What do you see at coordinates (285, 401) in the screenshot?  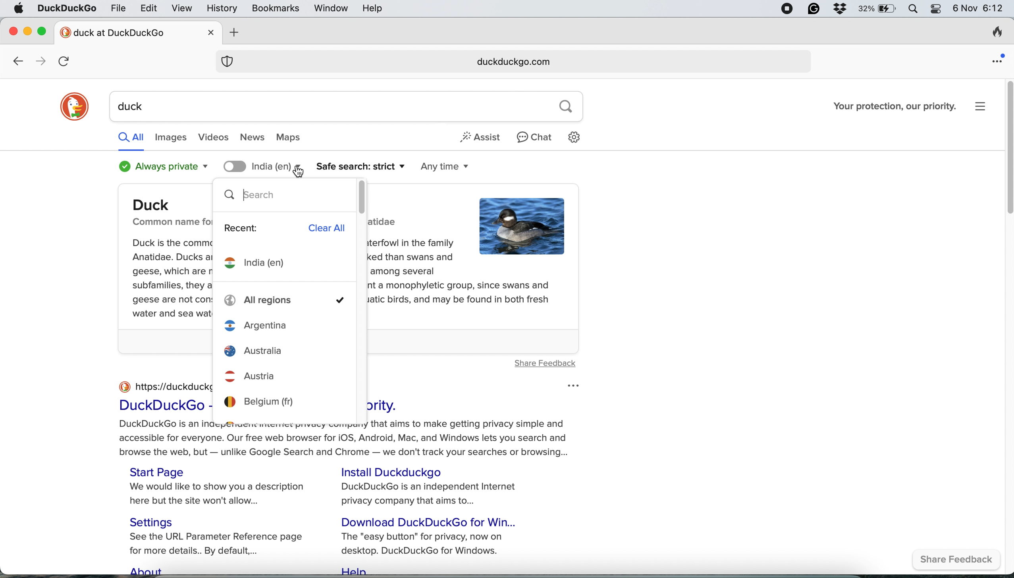 I see `belgium` at bounding box center [285, 401].